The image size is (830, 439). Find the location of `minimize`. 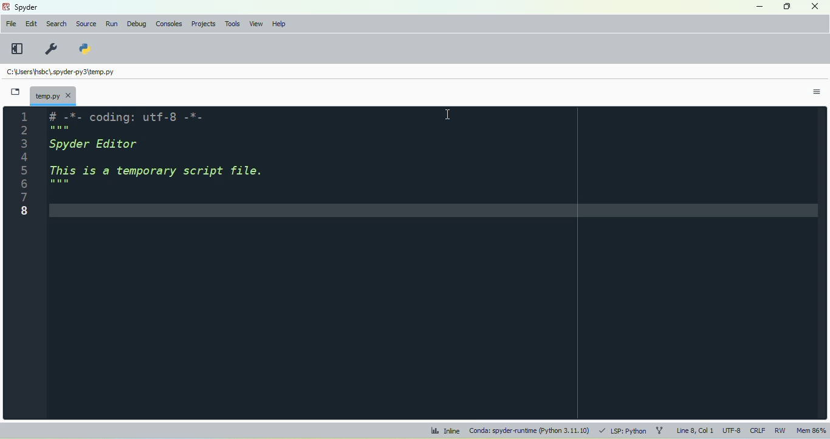

minimize is located at coordinates (760, 7).